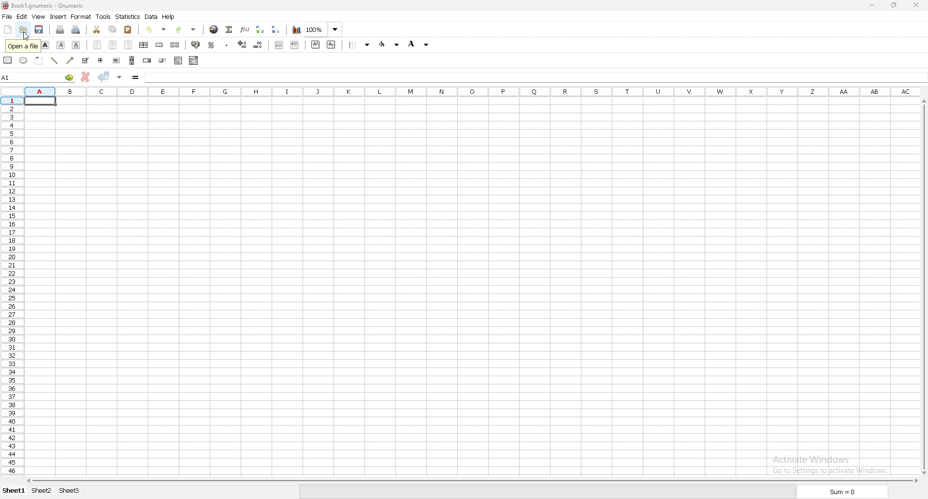  What do you see at coordinates (128, 16) in the screenshot?
I see `statistics` at bounding box center [128, 16].